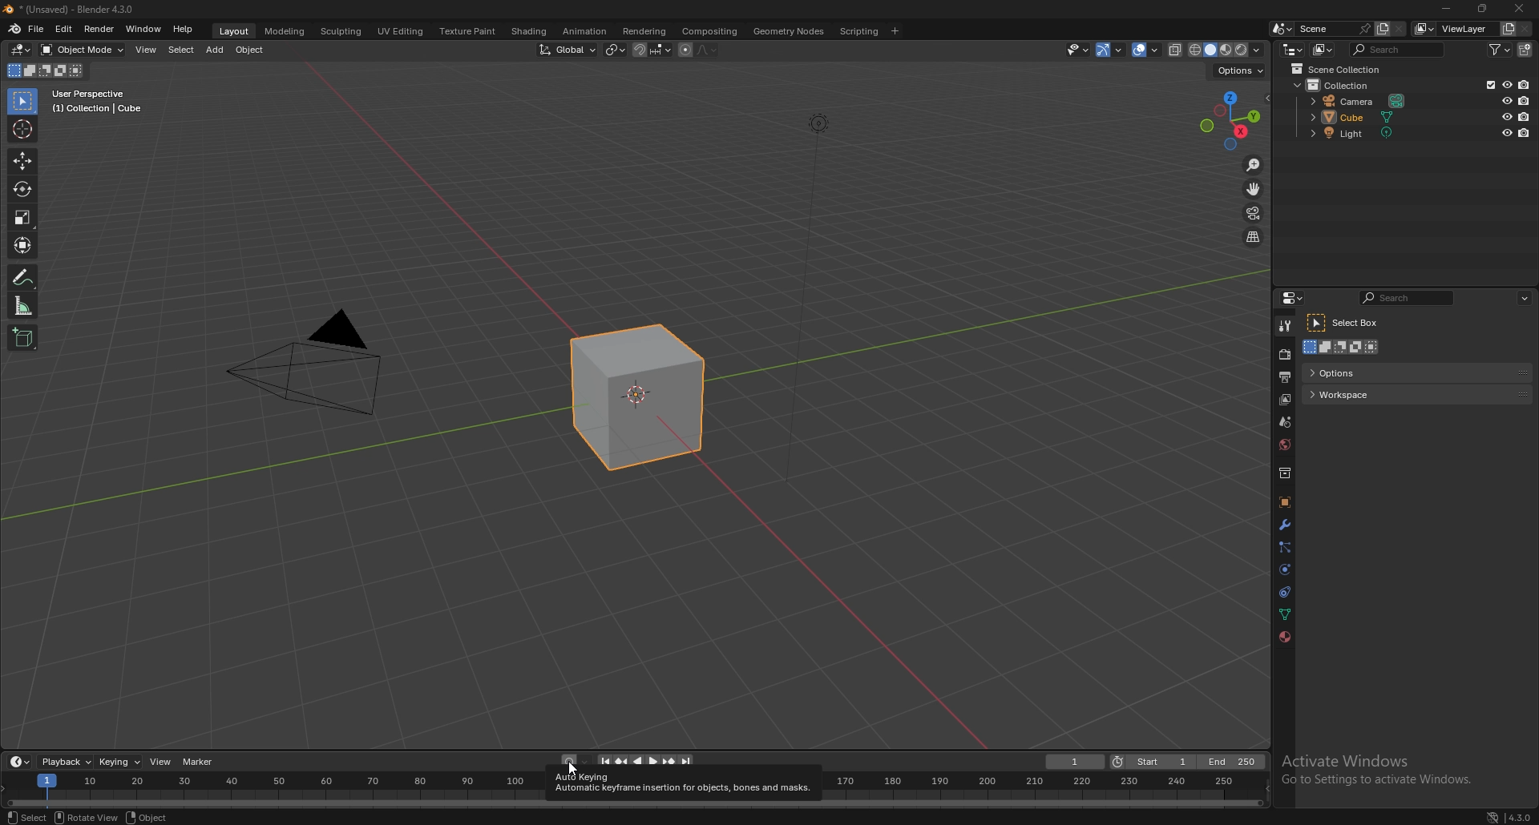  I want to click on scene collection, so click(1340, 69).